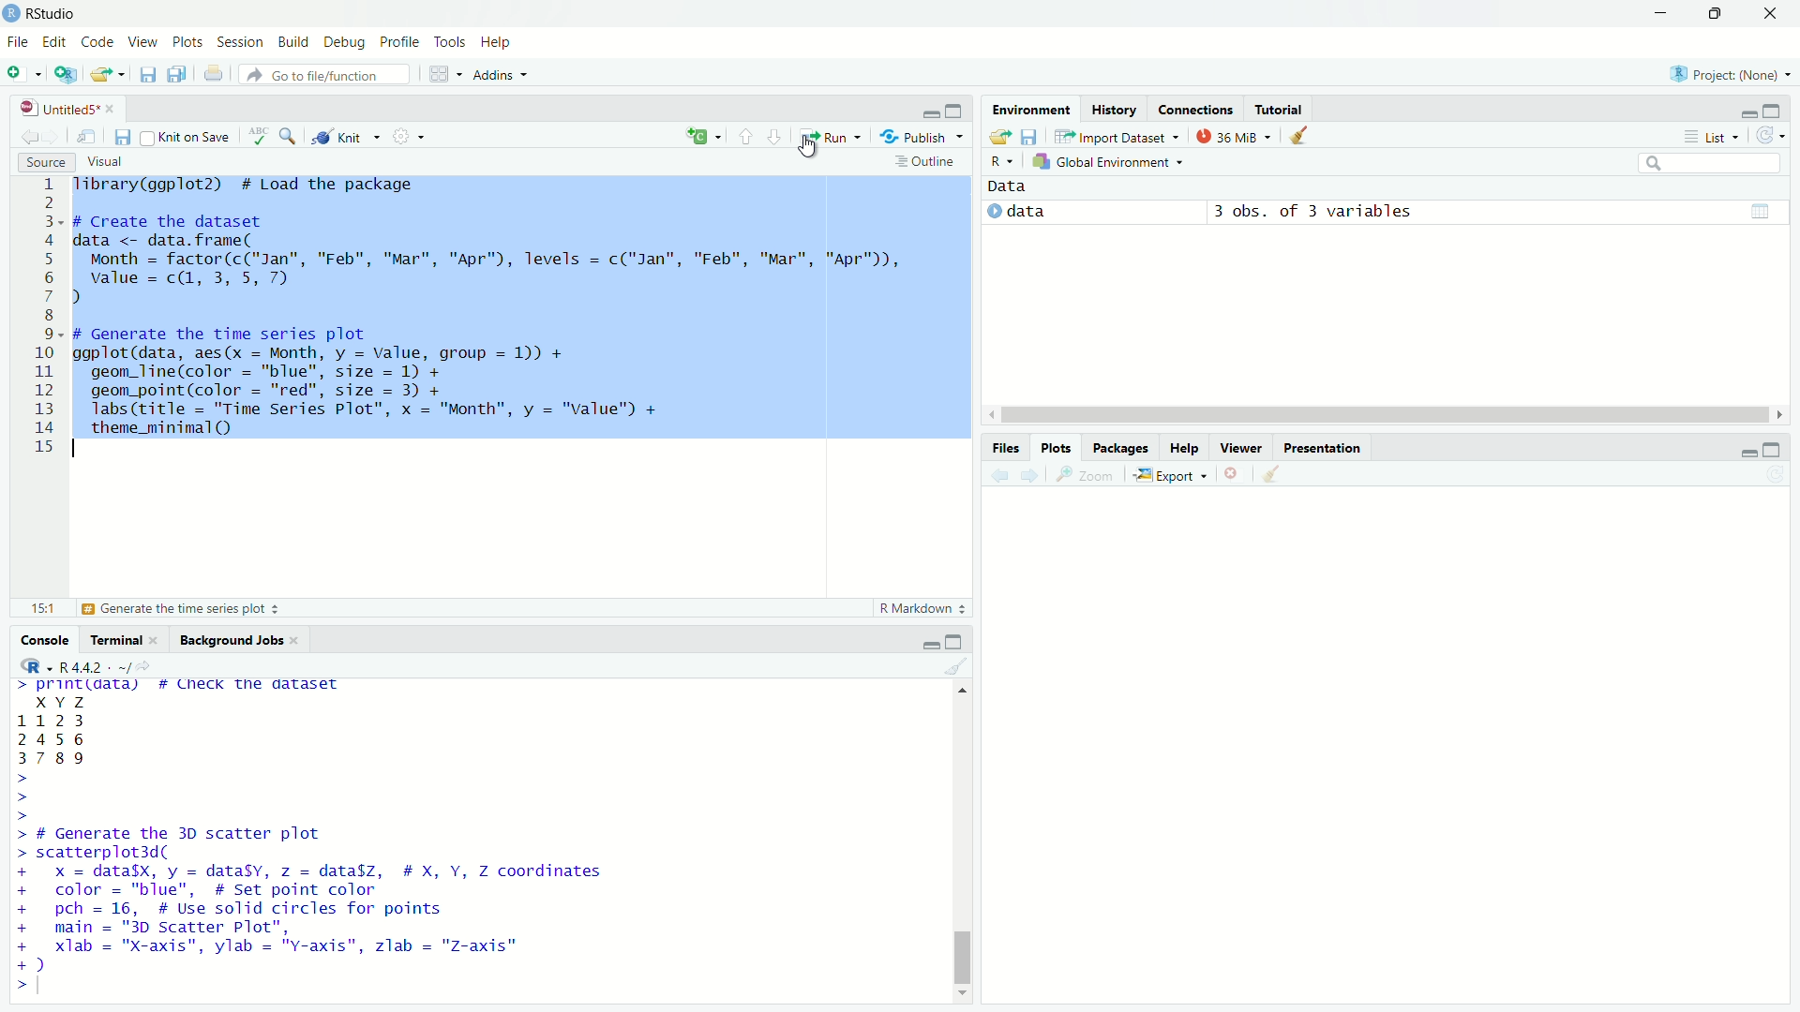 The width and height of the screenshot is (1800, 1012). I want to click on file, so click(16, 41).